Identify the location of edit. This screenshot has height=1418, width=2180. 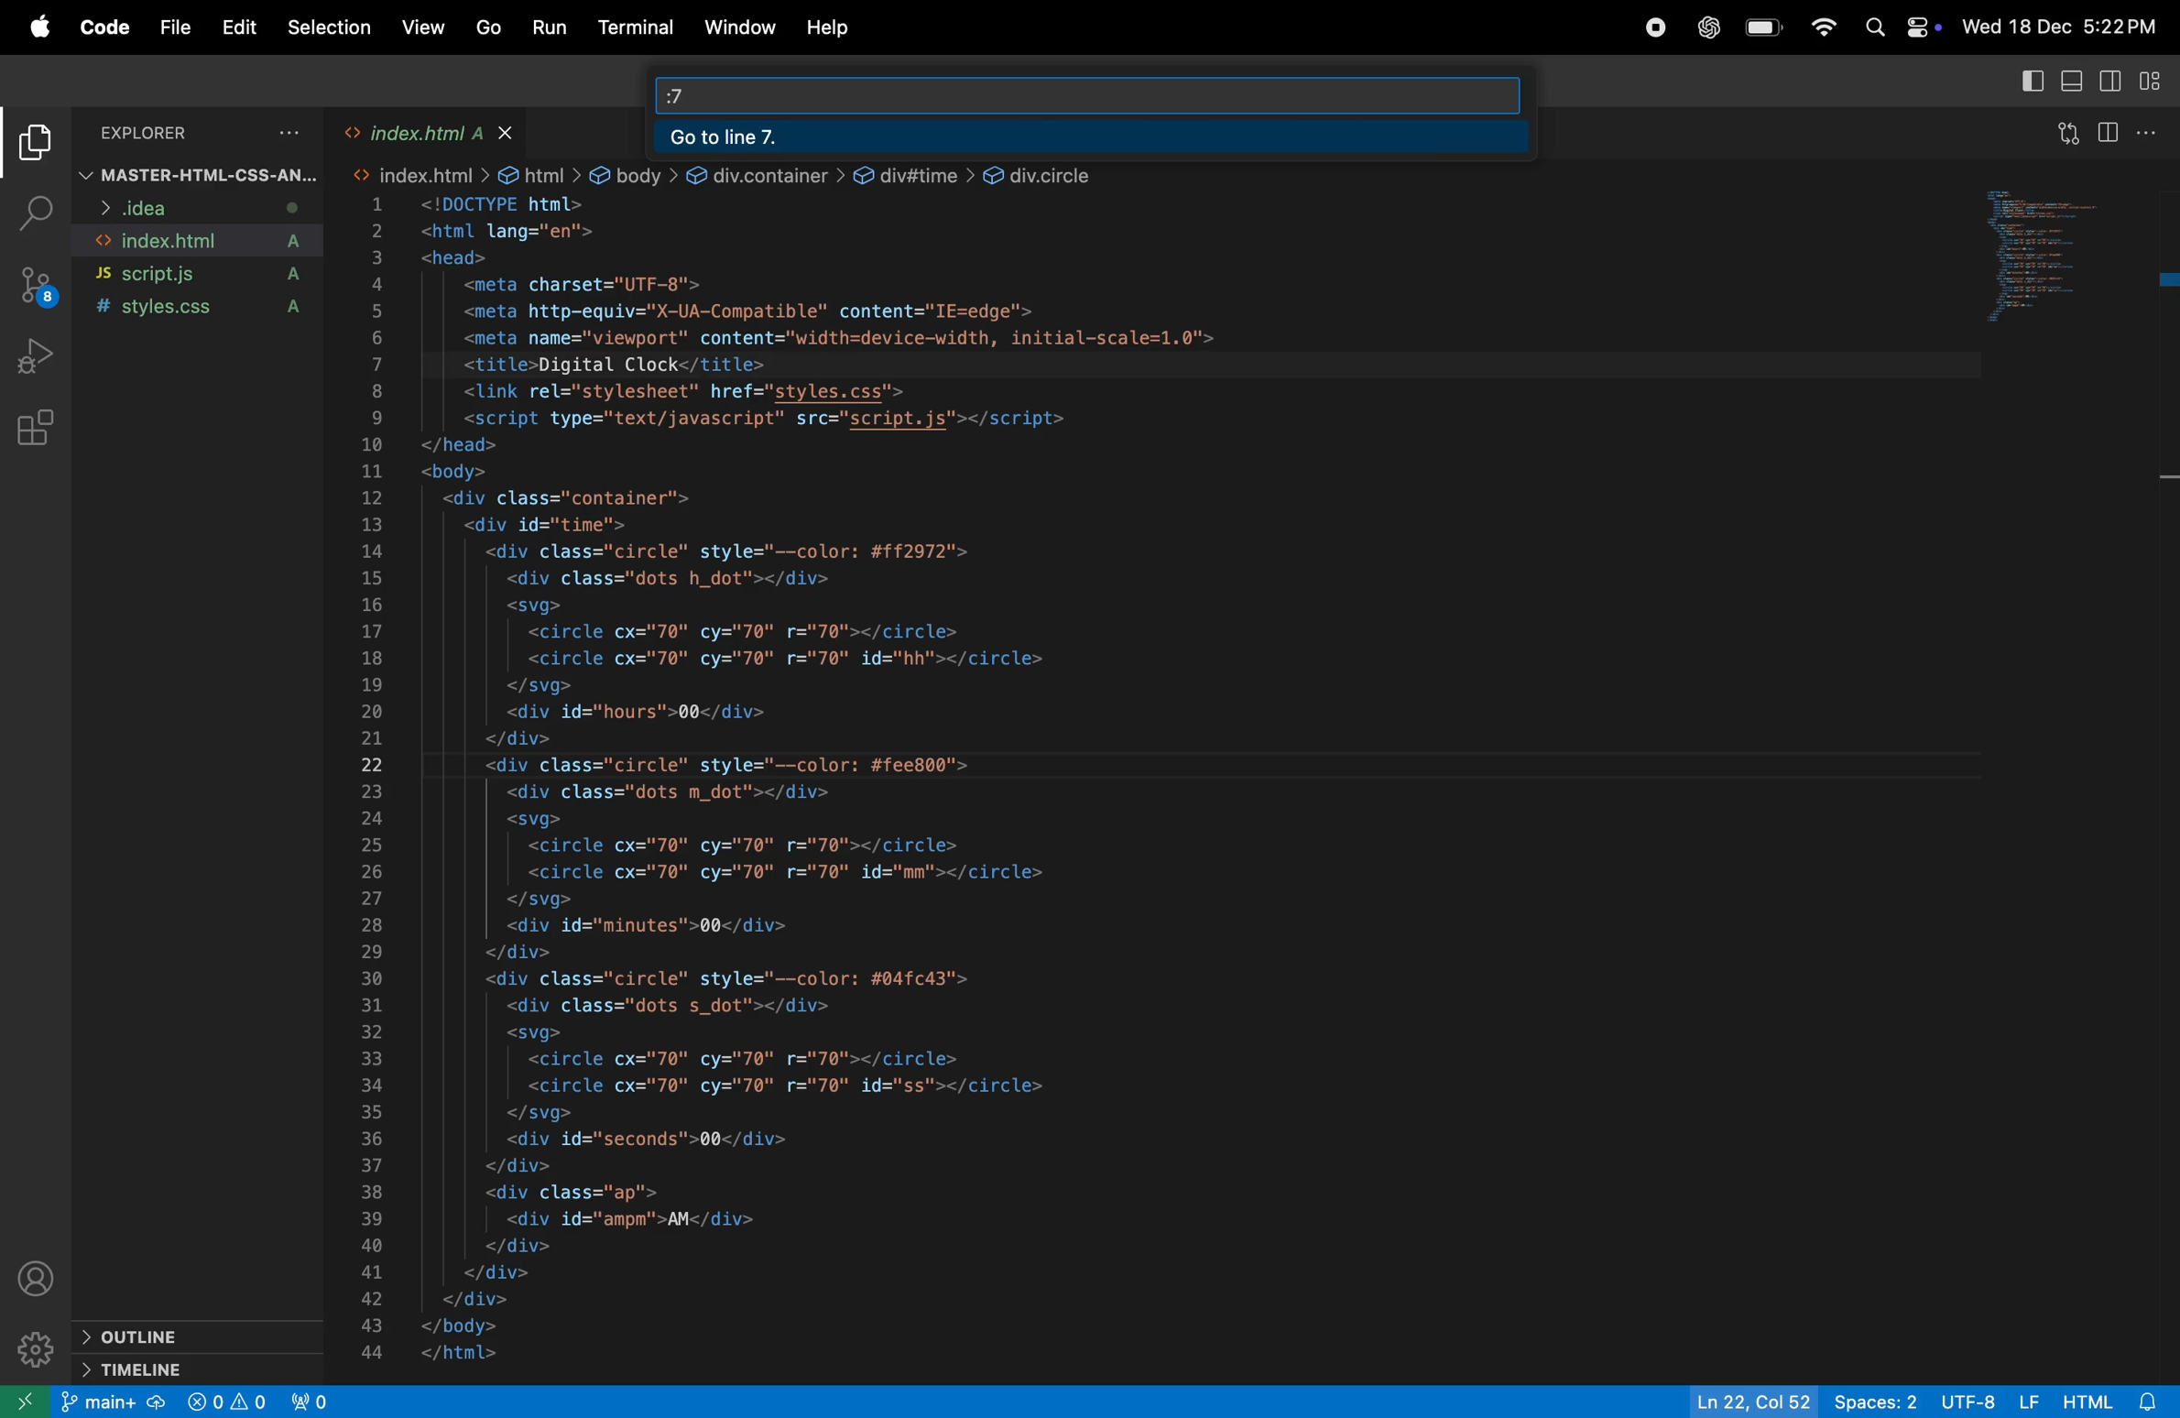
(234, 30).